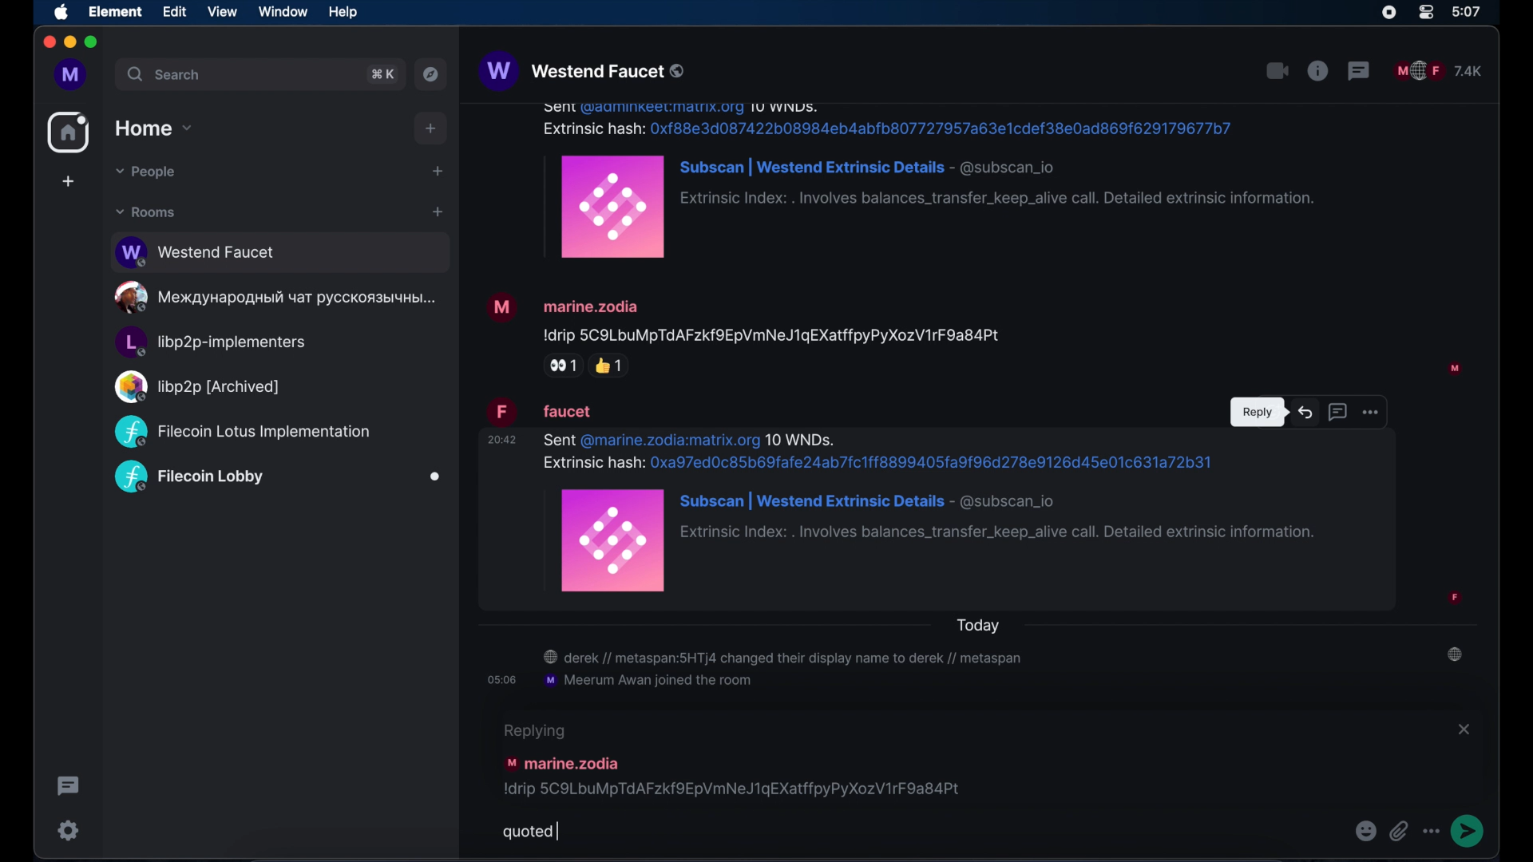 This screenshot has height=862, width=1533. Describe the element at coordinates (221, 11) in the screenshot. I see `view` at that location.